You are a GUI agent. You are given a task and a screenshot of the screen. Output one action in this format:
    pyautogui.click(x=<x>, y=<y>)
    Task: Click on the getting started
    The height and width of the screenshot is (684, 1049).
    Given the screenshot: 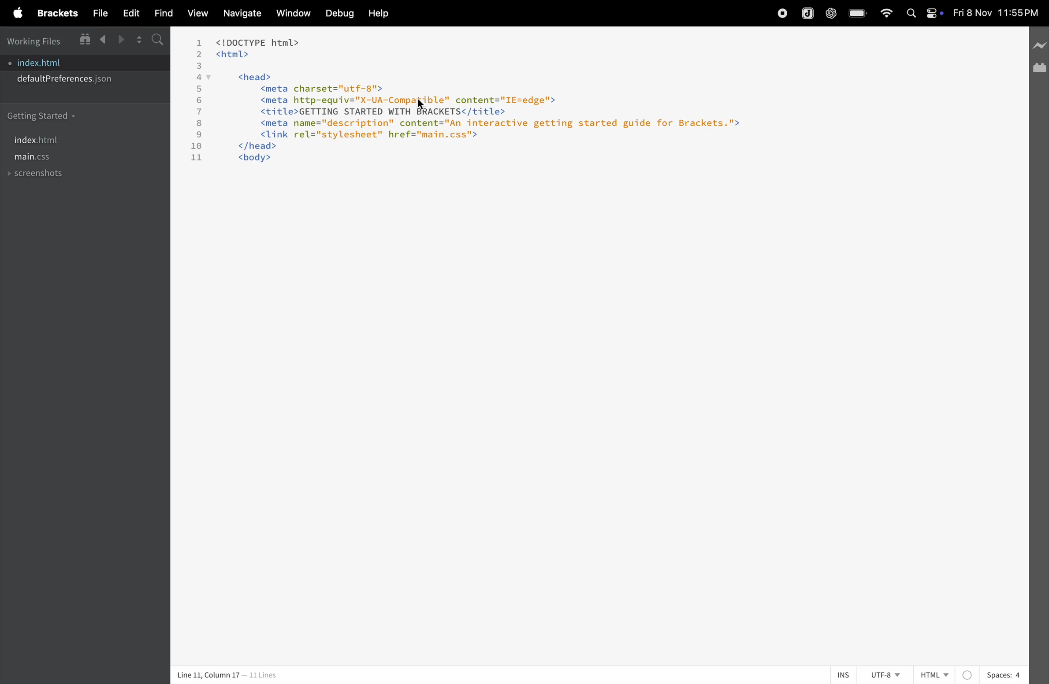 What is the action you would take?
    pyautogui.click(x=42, y=115)
    